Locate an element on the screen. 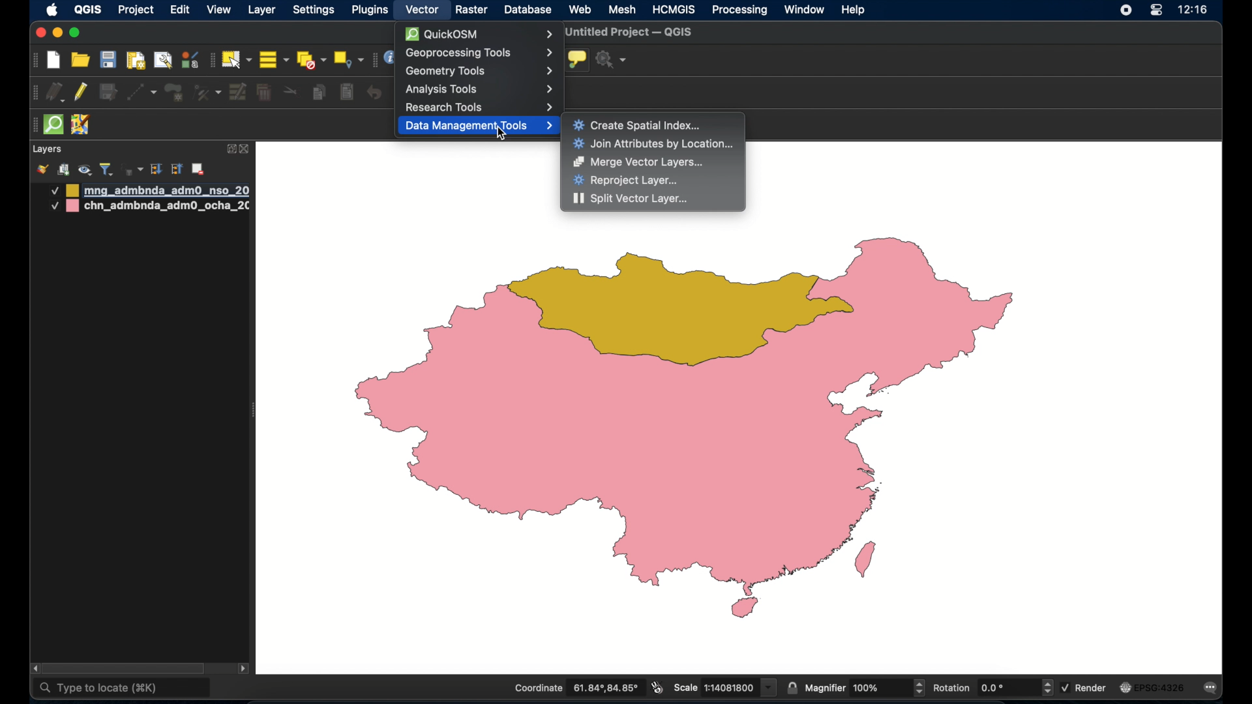 Image resolution: width=1252 pixels, height=704 pixels. show map tips is located at coordinates (576, 59).